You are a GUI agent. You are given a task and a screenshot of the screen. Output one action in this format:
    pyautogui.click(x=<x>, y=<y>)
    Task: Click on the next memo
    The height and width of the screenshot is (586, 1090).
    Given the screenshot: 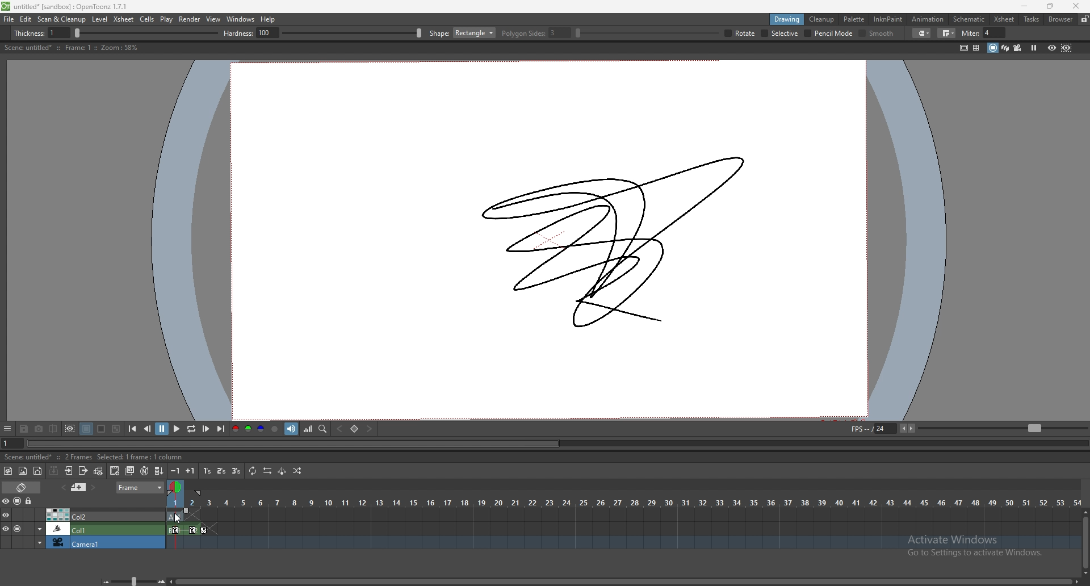 What is the action you would take?
    pyautogui.click(x=94, y=488)
    